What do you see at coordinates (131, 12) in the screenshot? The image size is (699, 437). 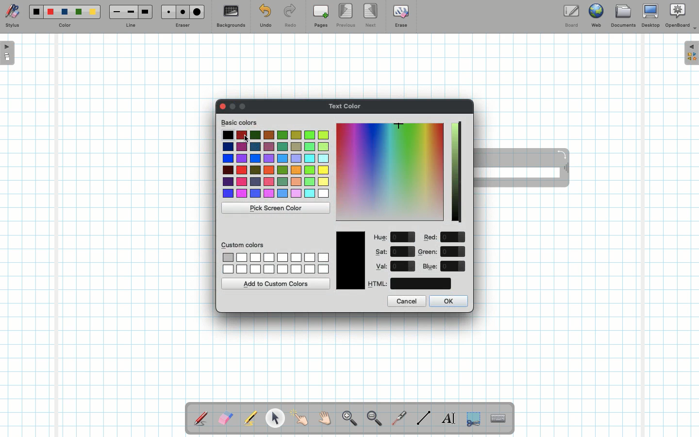 I see `Medium line` at bounding box center [131, 12].